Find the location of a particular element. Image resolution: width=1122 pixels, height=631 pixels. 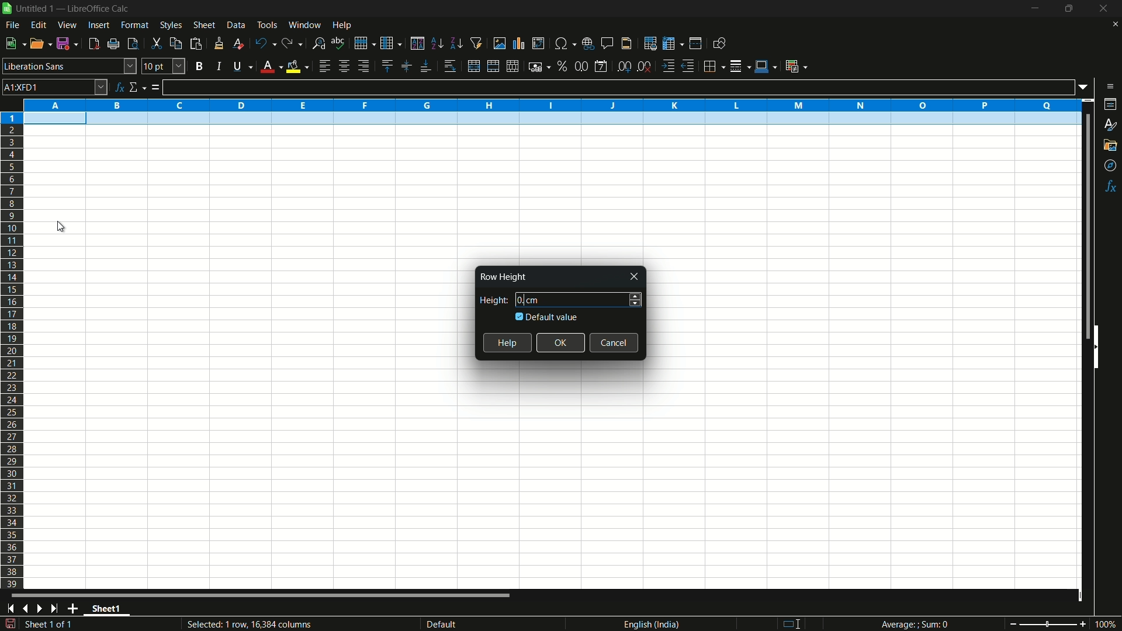

align top is located at coordinates (386, 66).